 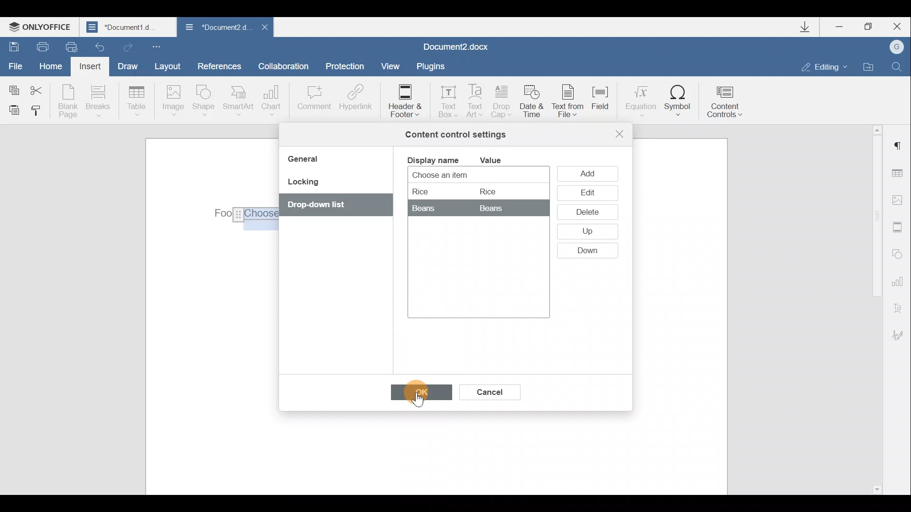 What do you see at coordinates (217, 29) in the screenshot?
I see `Document2 d..` at bounding box center [217, 29].